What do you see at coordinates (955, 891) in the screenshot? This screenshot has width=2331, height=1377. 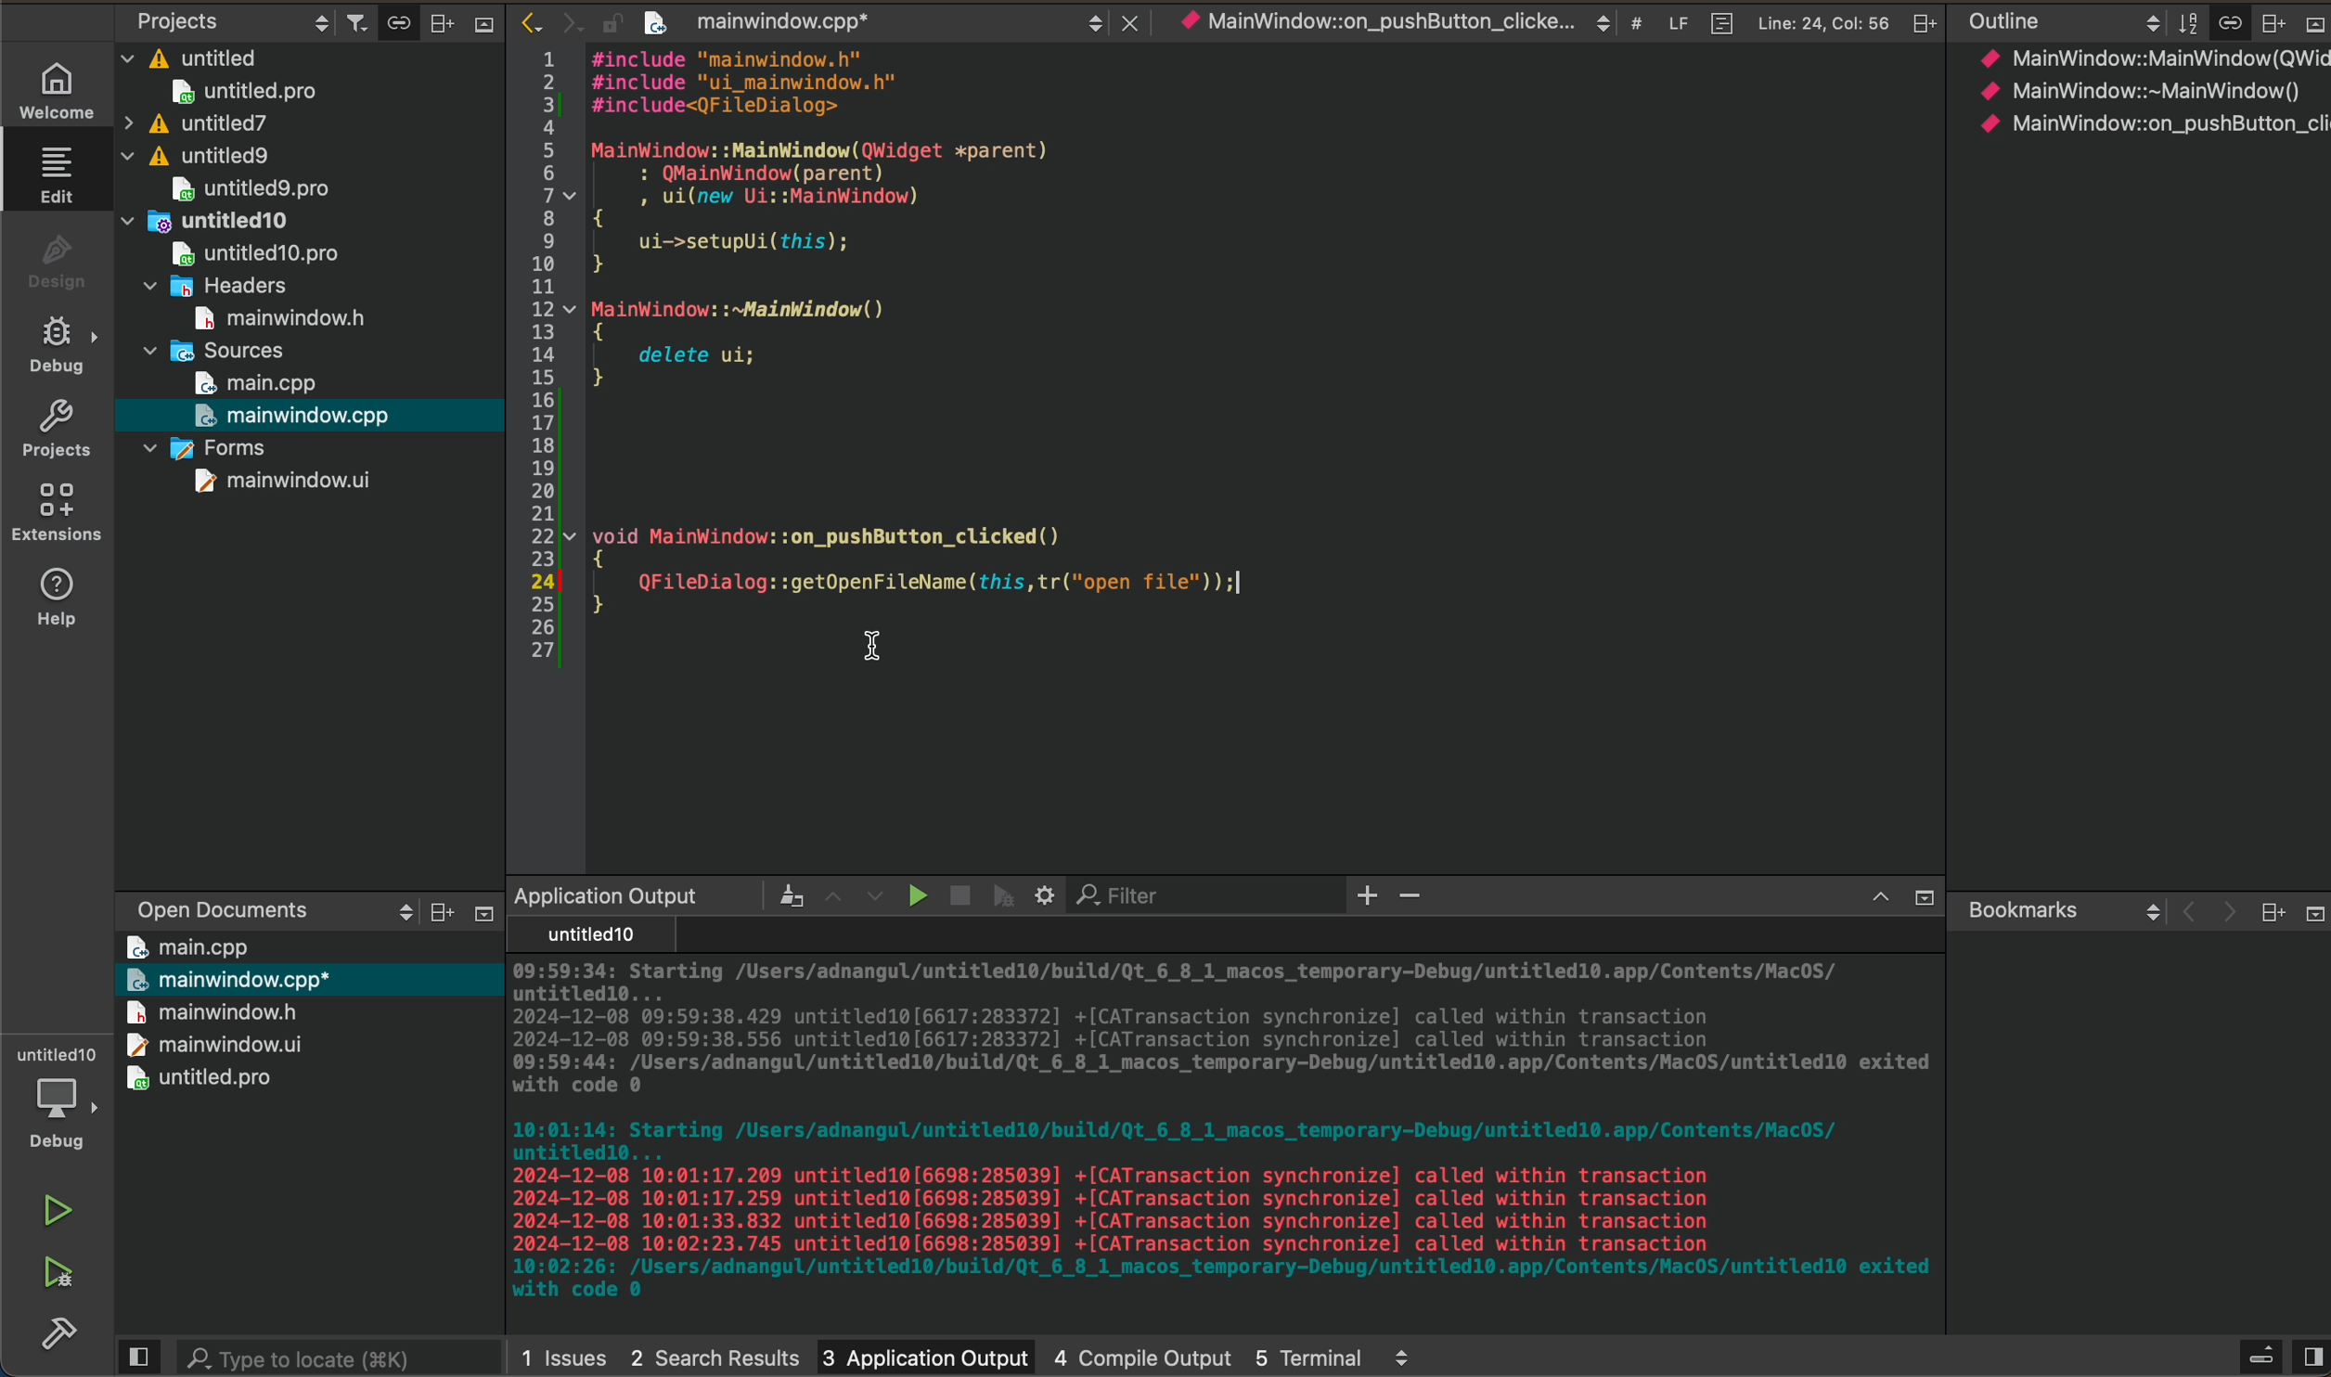 I see `stop` at bounding box center [955, 891].